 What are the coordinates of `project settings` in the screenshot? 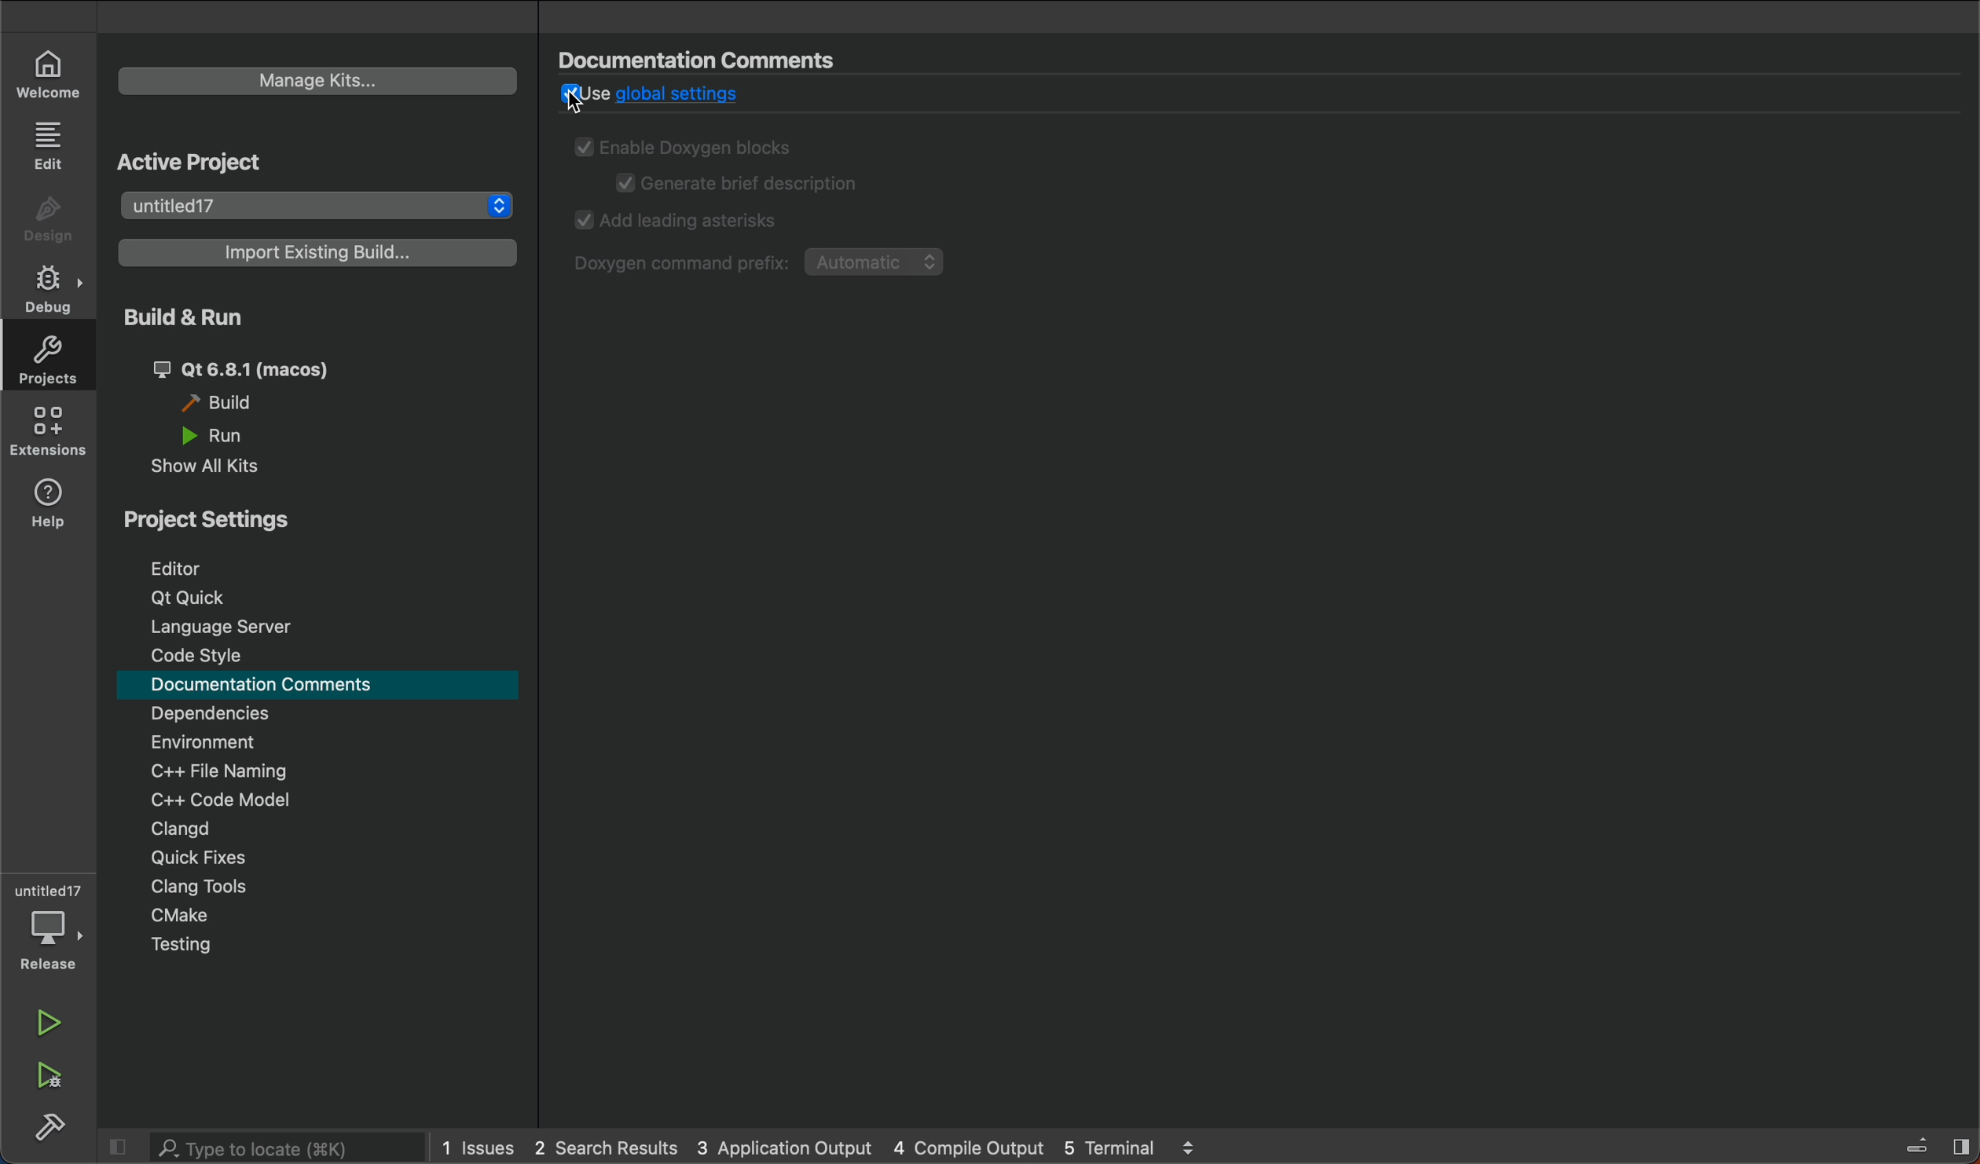 It's located at (320, 520).